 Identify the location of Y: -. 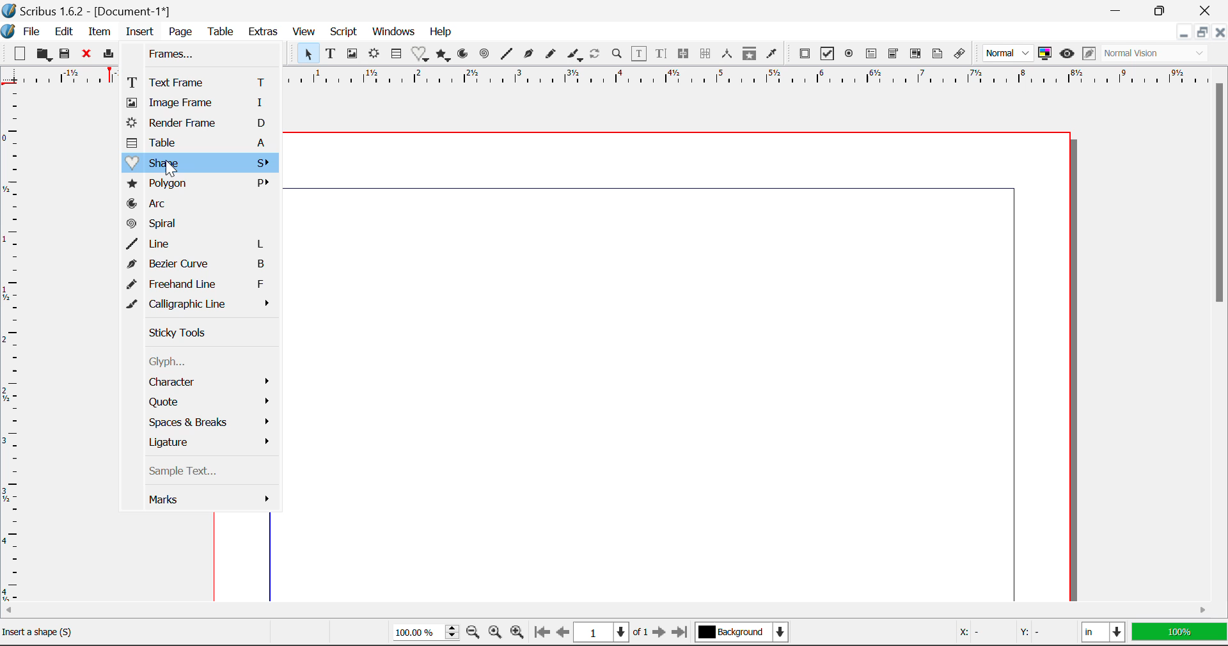
(1044, 631).